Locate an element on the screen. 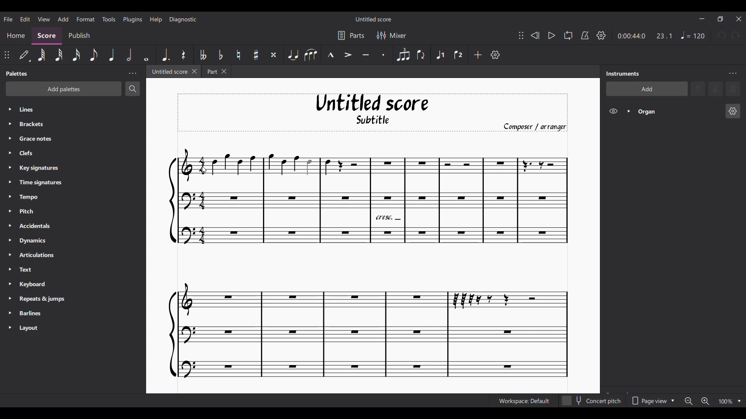  Add instrument is located at coordinates (647, 89).